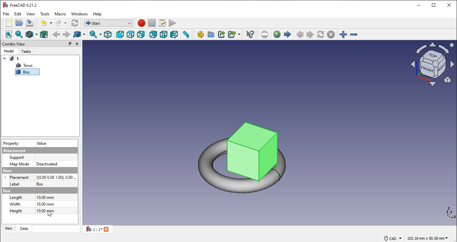 The height and width of the screenshot is (242, 457). Describe the element at coordinates (432, 64) in the screenshot. I see `icon` at that location.